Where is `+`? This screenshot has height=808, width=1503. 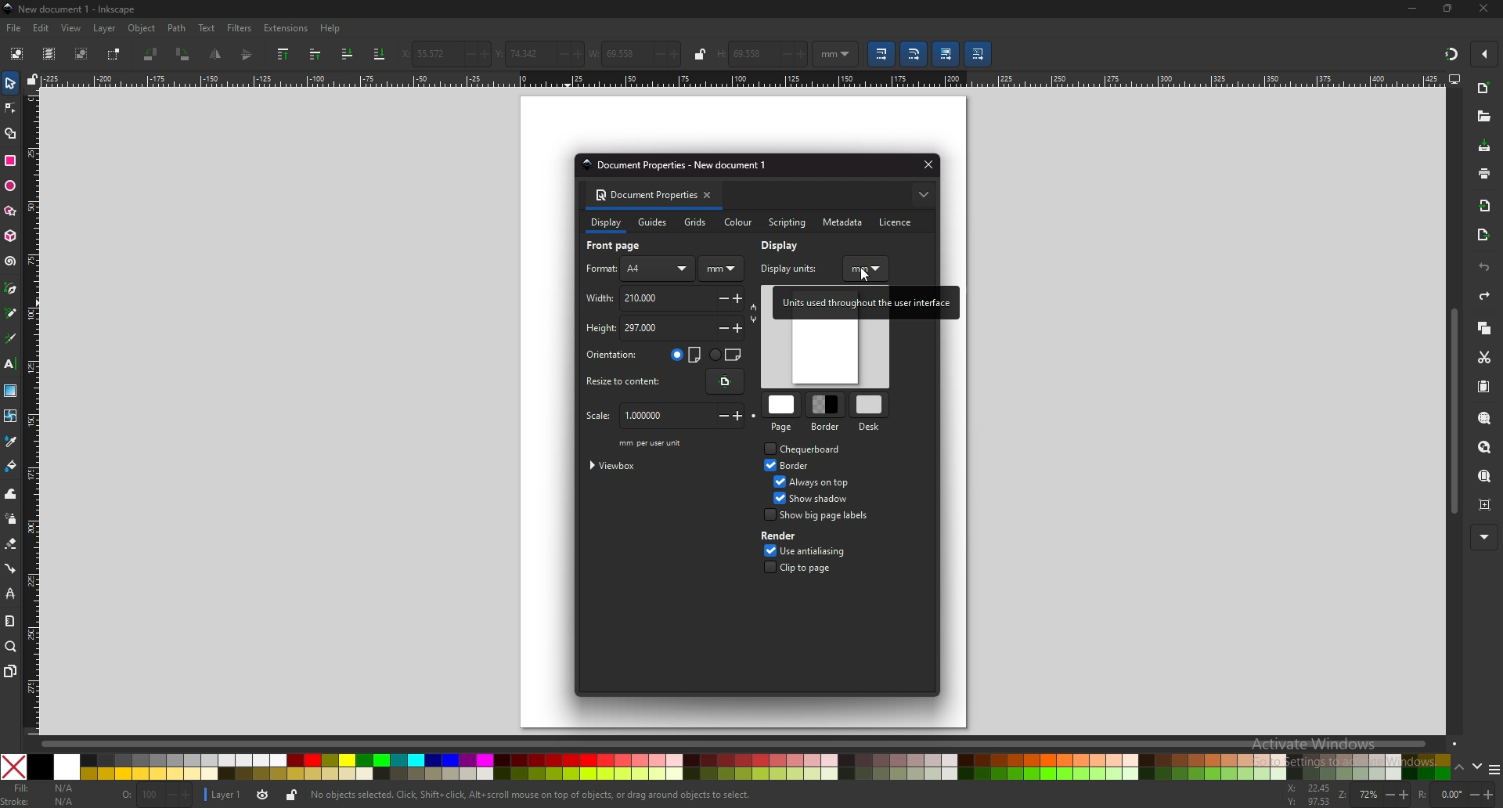 + is located at coordinates (741, 328).